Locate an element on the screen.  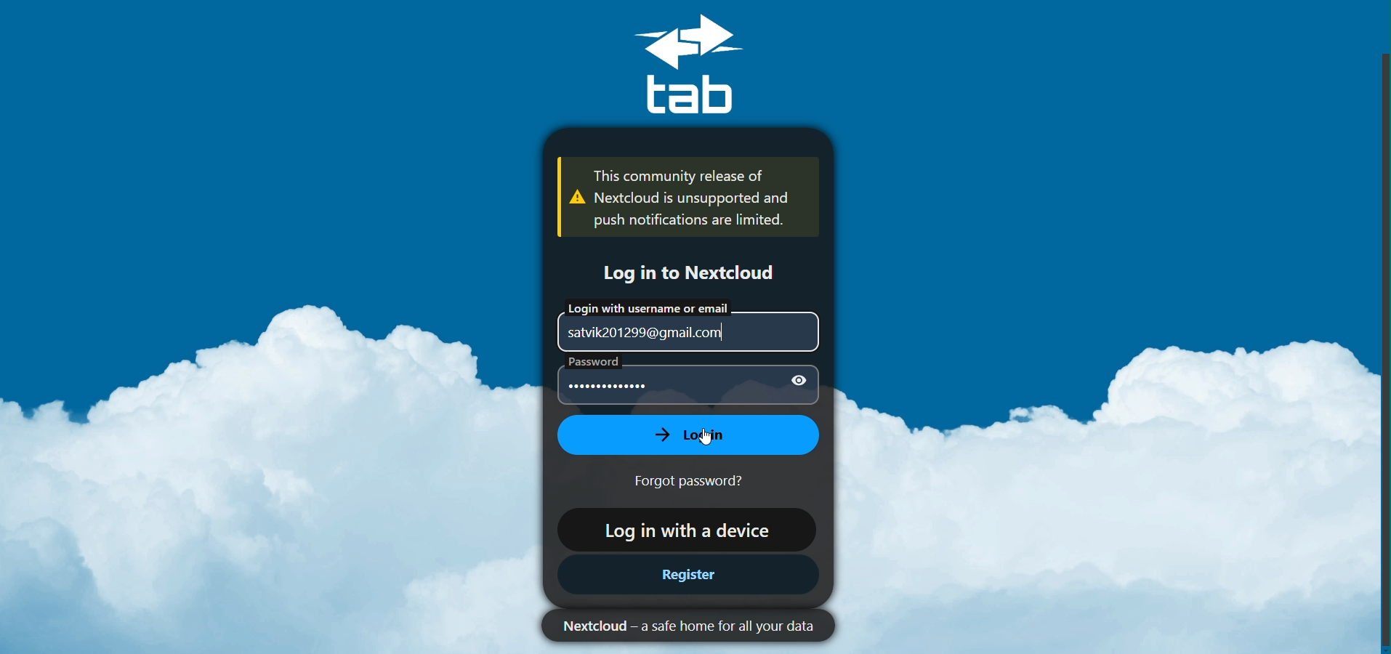
This community release of Nextcloud is unsupported and push notifications are limited.(Warning Message) is located at coordinates (680, 198).